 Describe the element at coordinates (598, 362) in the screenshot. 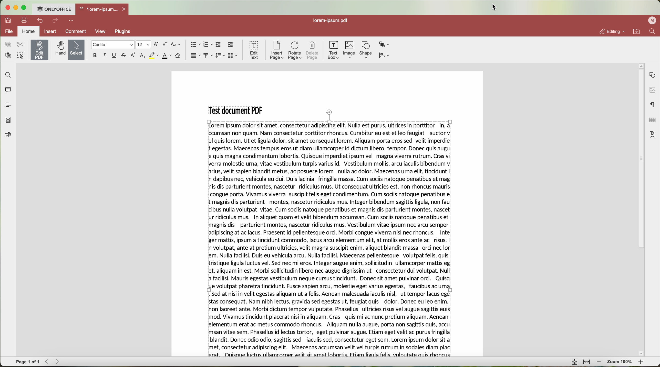

I see `zoom out` at that location.